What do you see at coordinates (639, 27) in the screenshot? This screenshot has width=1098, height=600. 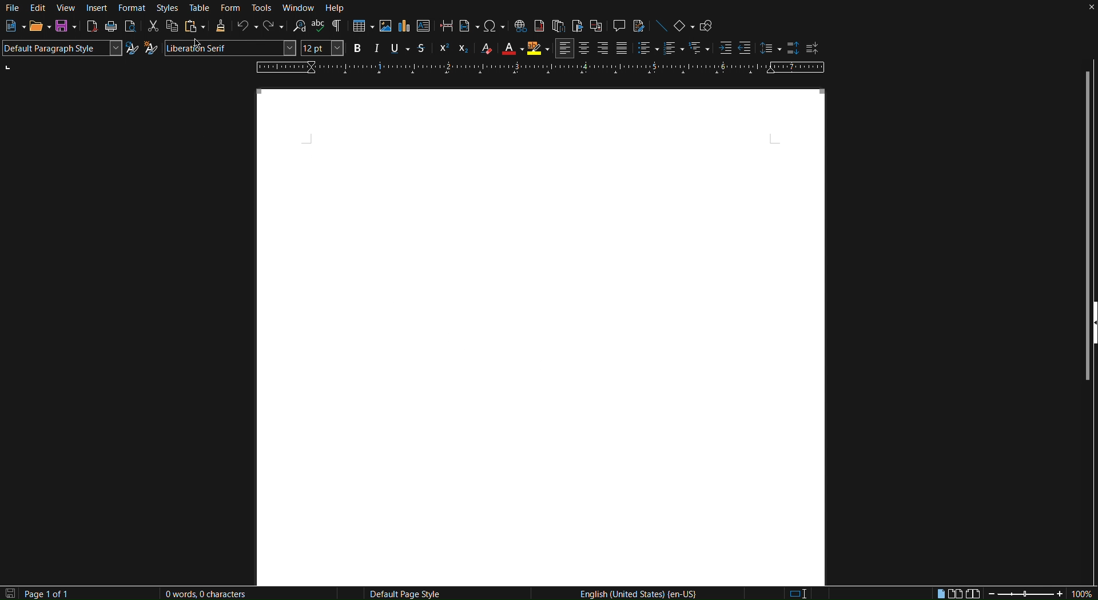 I see `Show Track Changes Functions` at bounding box center [639, 27].